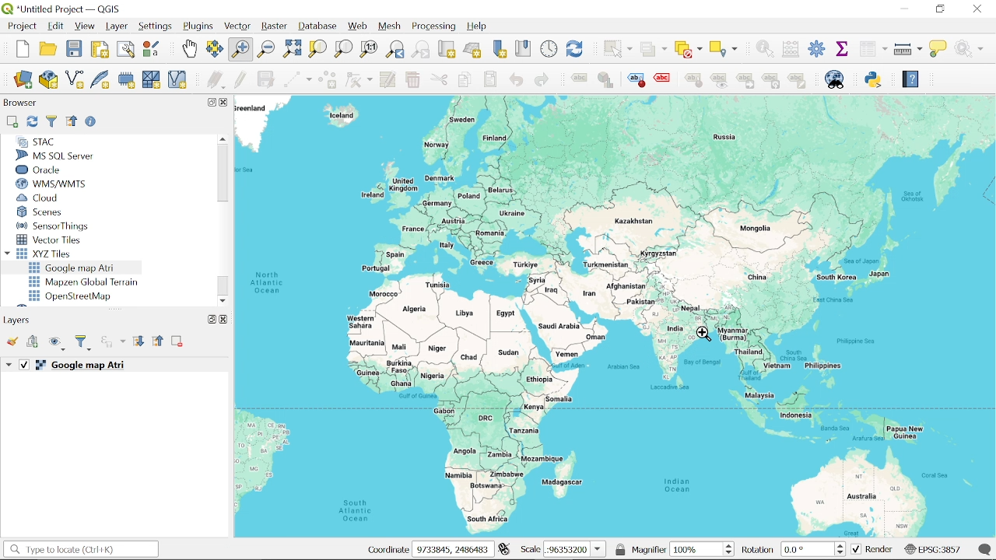 The height and width of the screenshot is (560, 996). I want to click on New spatial lite layer, so click(100, 81).